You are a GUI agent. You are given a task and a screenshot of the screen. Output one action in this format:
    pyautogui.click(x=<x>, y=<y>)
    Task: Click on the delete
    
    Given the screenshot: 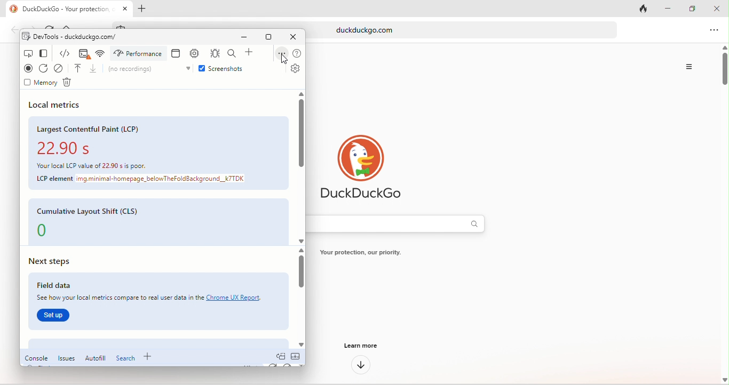 What is the action you would take?
    pyautogui.click(x=68, y=81)
    